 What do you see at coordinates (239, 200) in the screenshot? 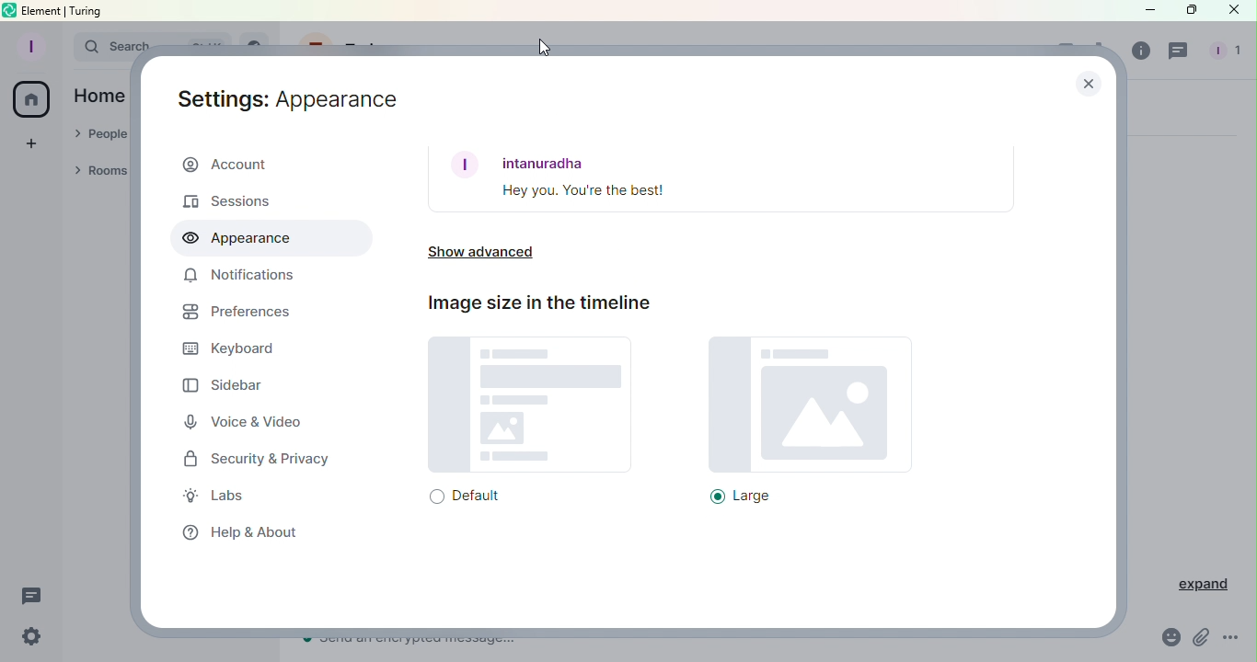
I see `Sessions` at bounding box center [239, 200].